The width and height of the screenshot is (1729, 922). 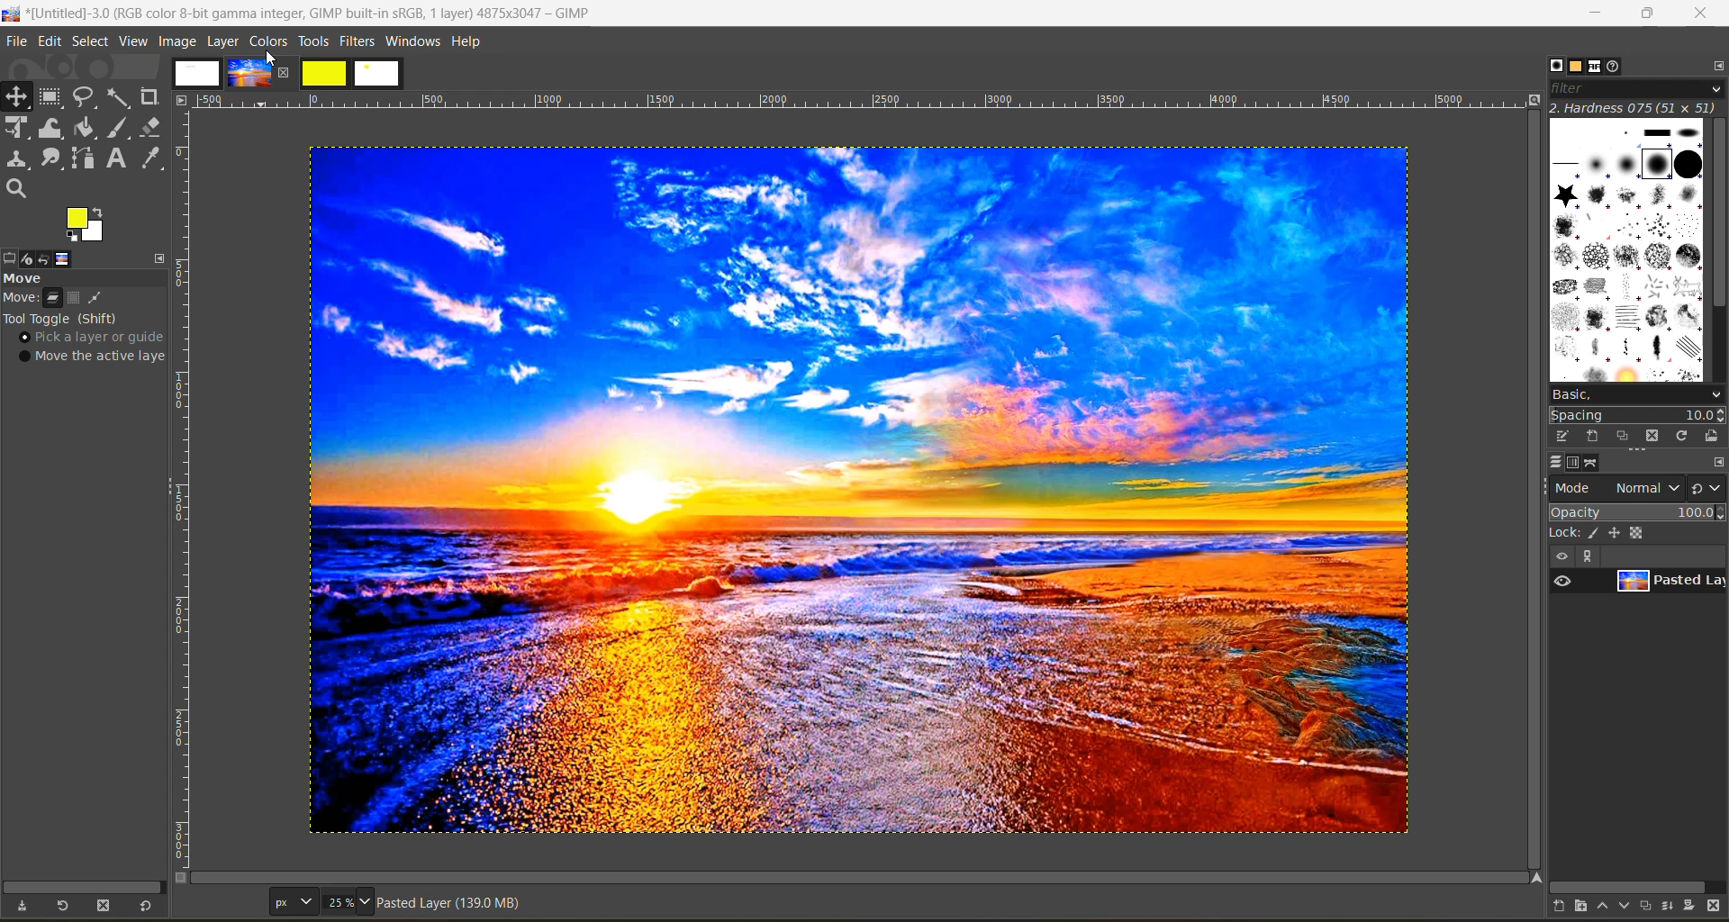 What do you see at coordinates (177, 41) in the screenshot?
I see `image` at bounding box center [177, 41].